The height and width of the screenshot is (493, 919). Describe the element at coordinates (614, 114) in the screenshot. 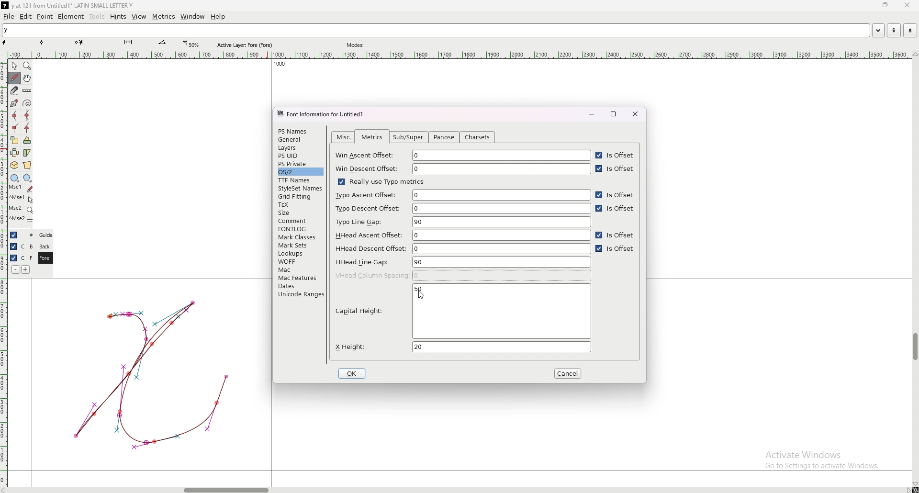

I see `maximize` at that location.